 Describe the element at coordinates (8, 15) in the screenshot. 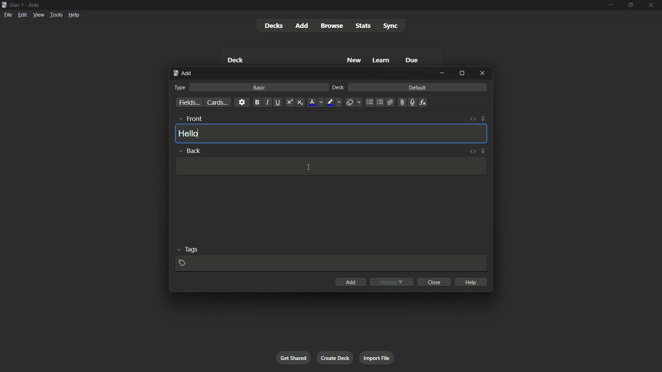

I see `file menu` at that location.